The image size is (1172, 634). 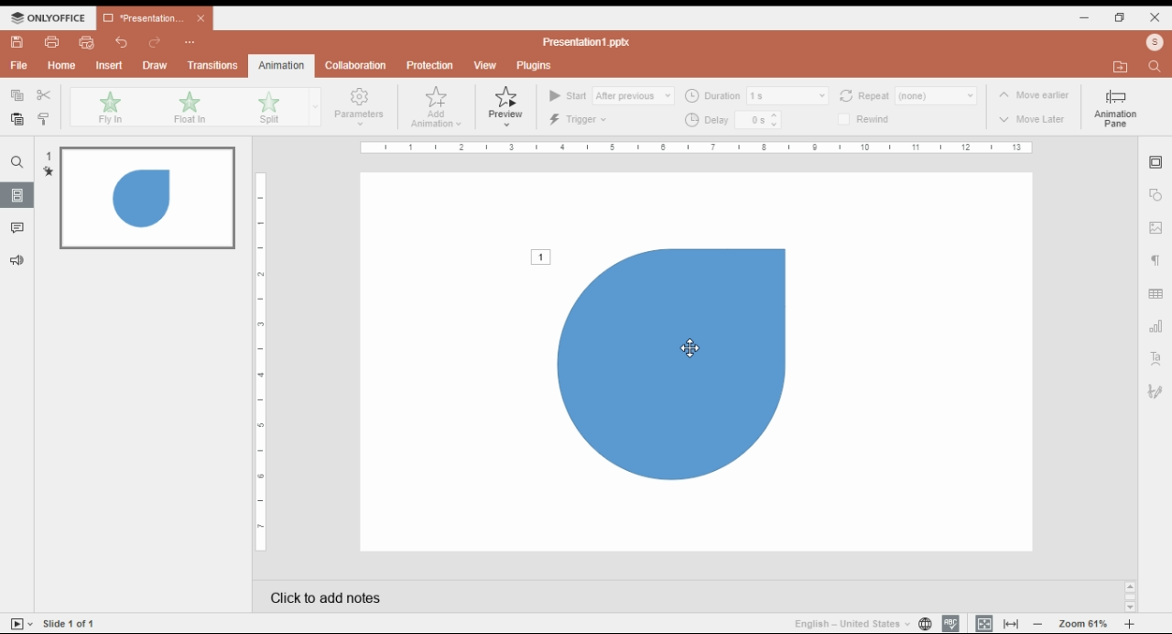 I want to click on fit to slide, so click(x=984, y=624).